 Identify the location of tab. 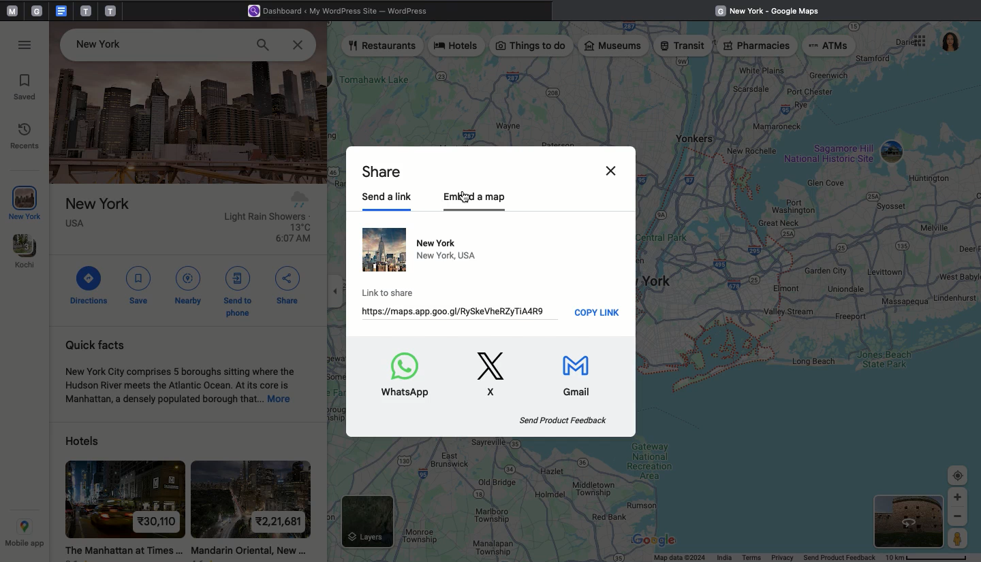
(112, 10).